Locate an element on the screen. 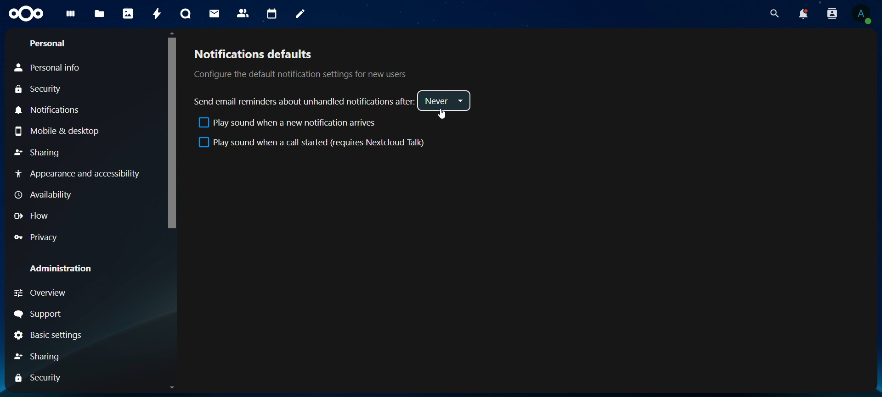 Image resolution: width=882 pixels, height=397 pixels. search is located at coordinates (775, 14).